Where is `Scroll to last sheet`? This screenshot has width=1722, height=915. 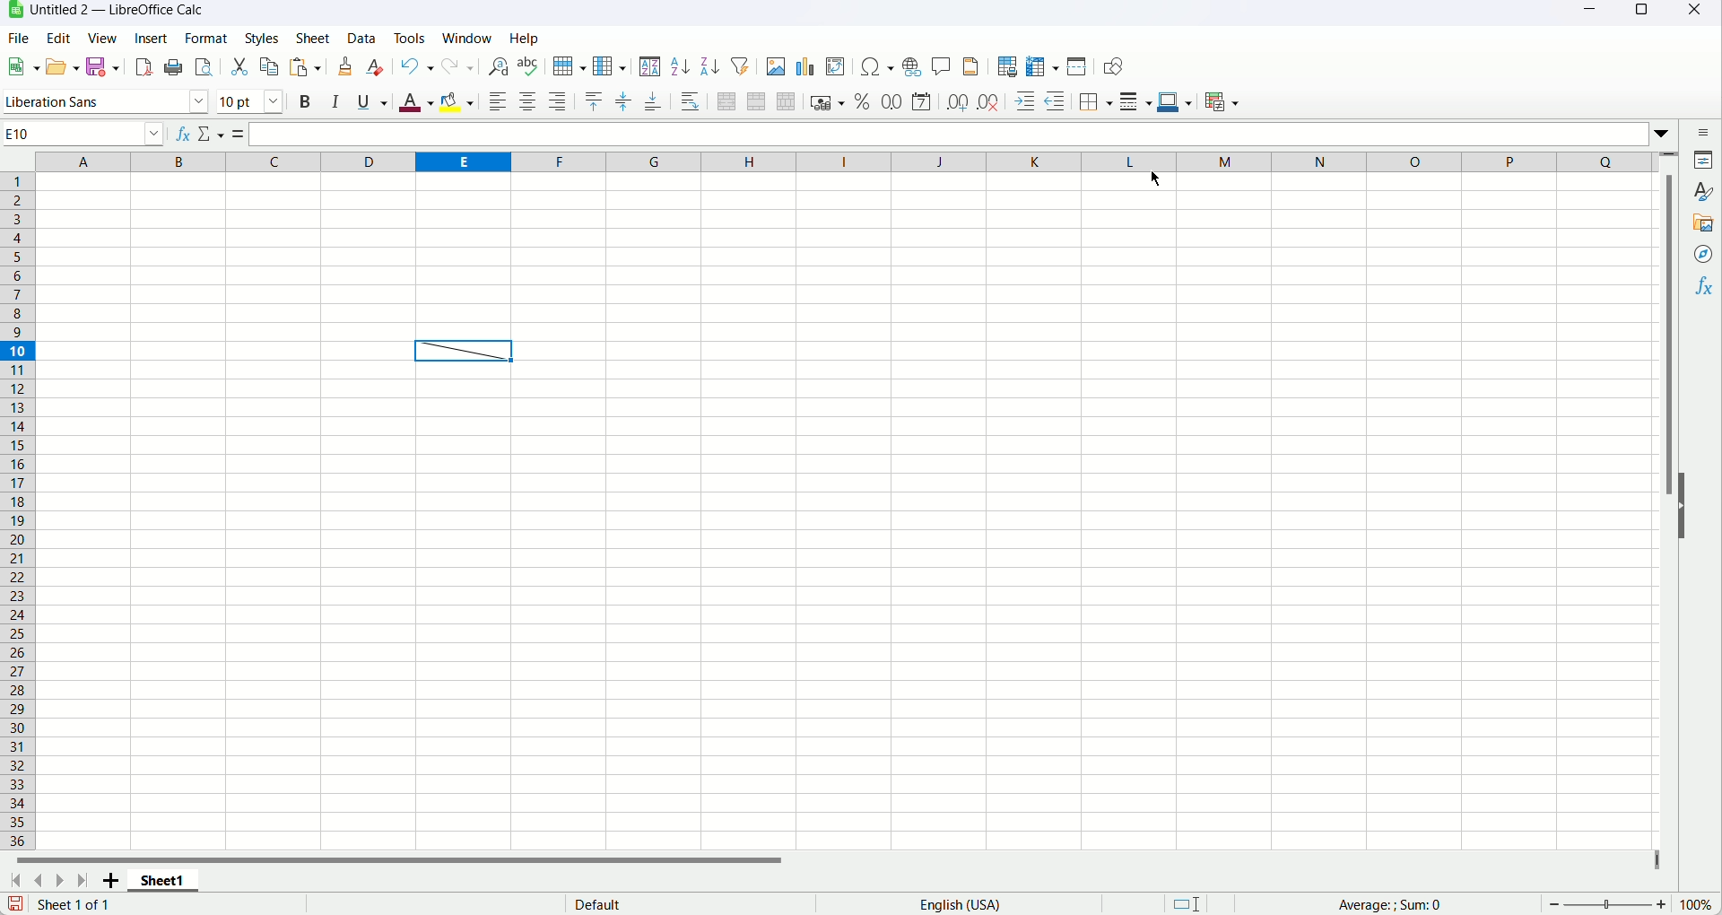
Scroll to last sheet is located at coordinates (86, 881).